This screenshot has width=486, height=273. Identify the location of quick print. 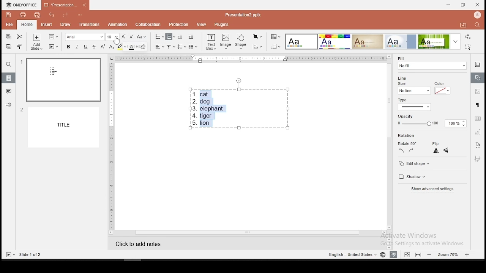
(37, 15).